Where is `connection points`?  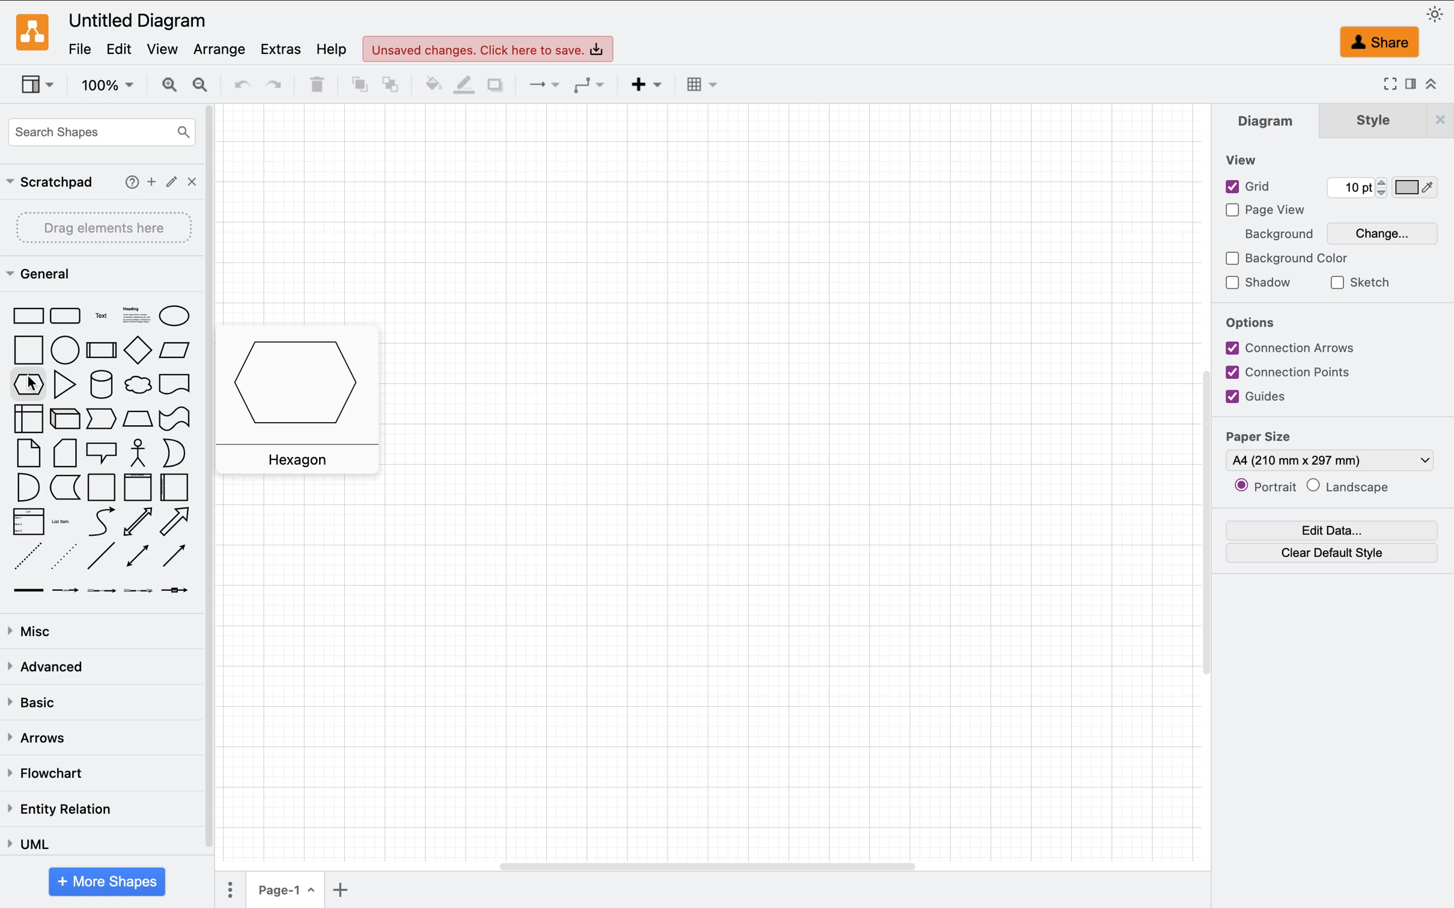
connection points is located at coordinates (1293, 371).